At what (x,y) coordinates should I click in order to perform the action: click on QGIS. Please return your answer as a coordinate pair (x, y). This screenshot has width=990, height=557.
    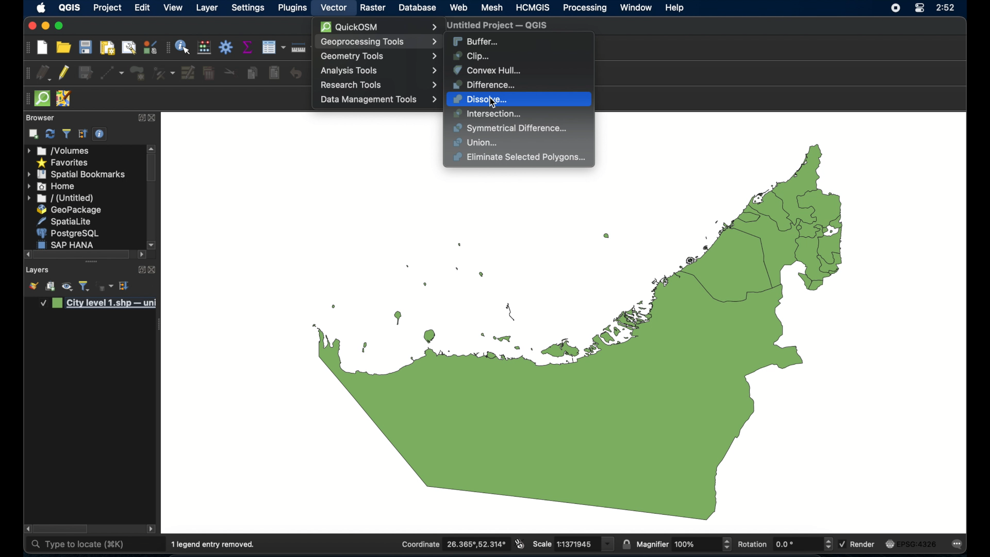
    Looking at the image, I should click on (69, 8).